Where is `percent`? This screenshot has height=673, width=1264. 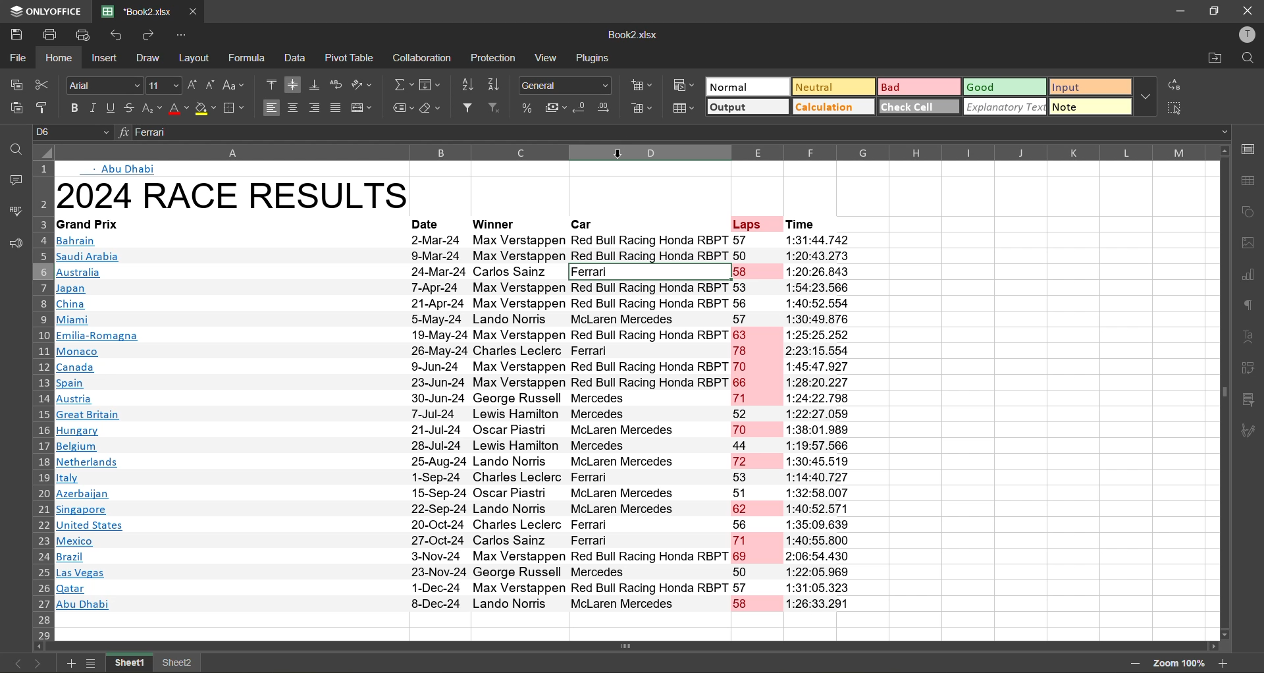 percent is located at coordinates (527, 108).